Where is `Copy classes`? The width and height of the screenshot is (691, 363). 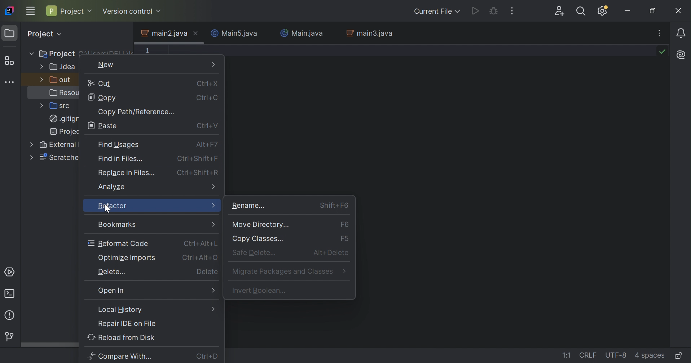 Copy classes is located at coordinates (260, 238).